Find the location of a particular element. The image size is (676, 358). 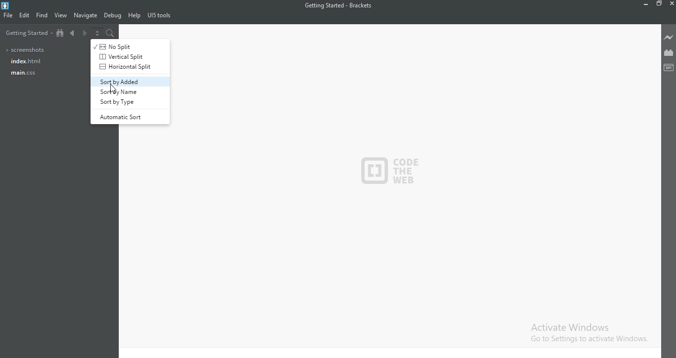

Close is located at coordinates (671, 3).